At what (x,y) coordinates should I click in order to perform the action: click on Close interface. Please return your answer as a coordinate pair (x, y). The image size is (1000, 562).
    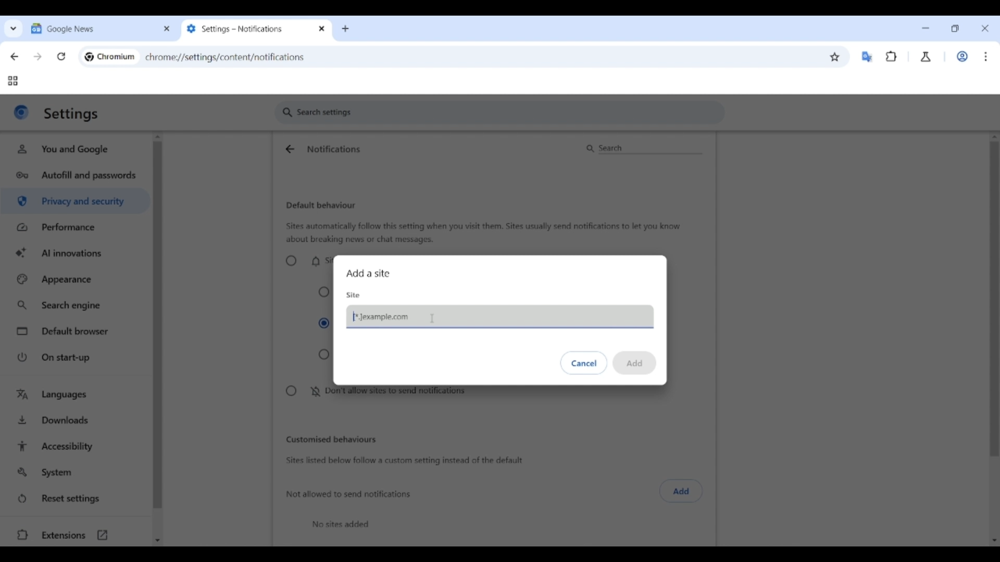
    Looking at the image, I should click on (985, 28).